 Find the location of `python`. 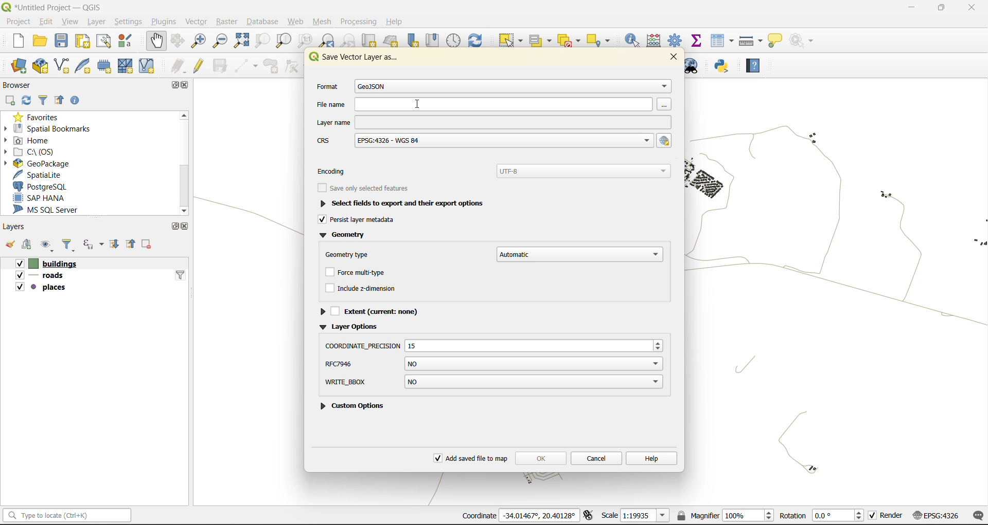

python is located at coordinates (725, 66).